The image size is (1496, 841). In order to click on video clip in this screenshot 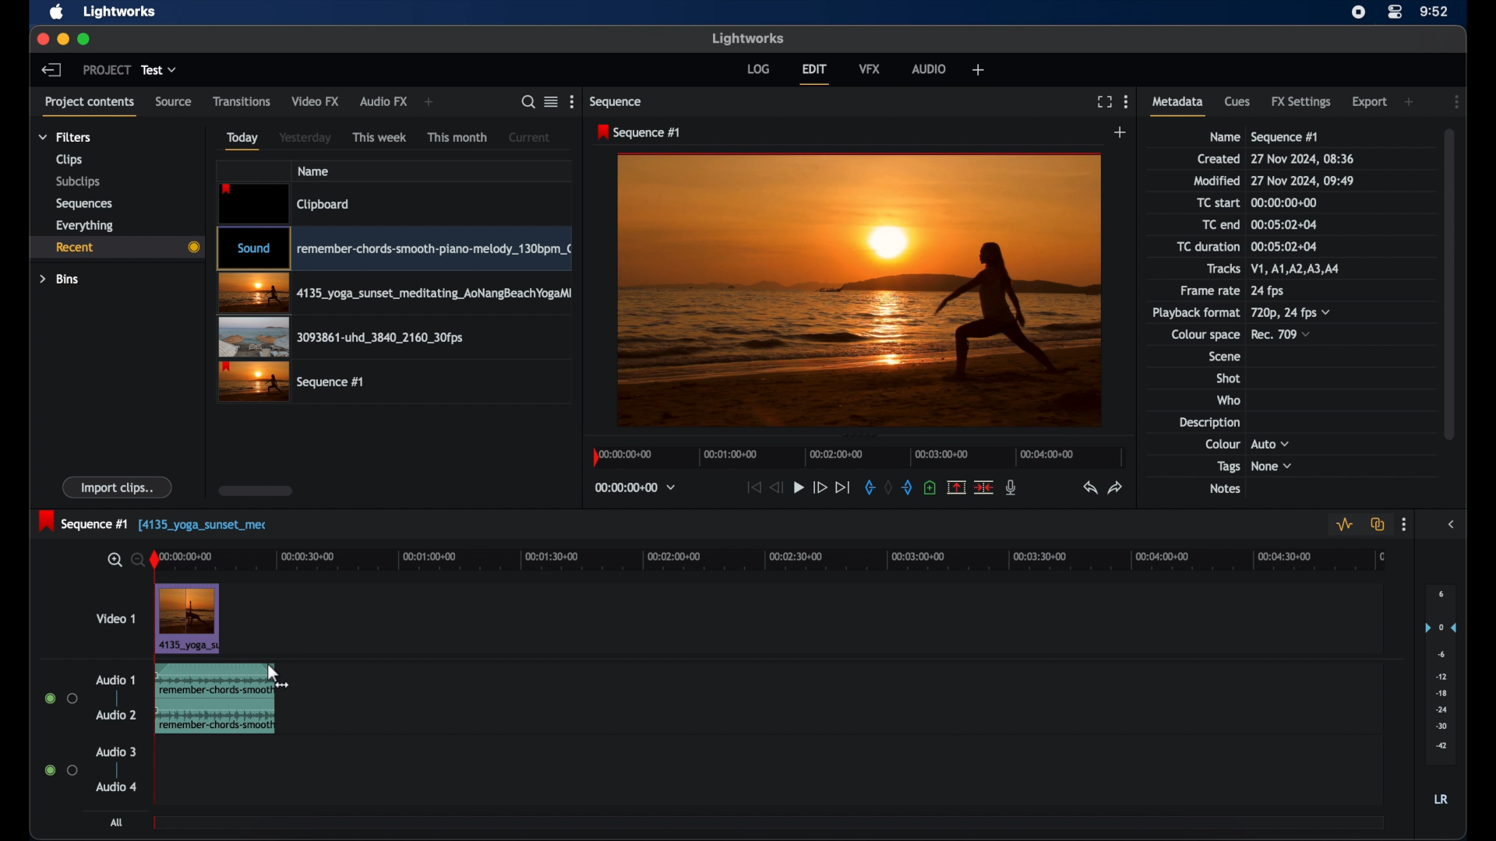, I will do `click(394, 294)`.